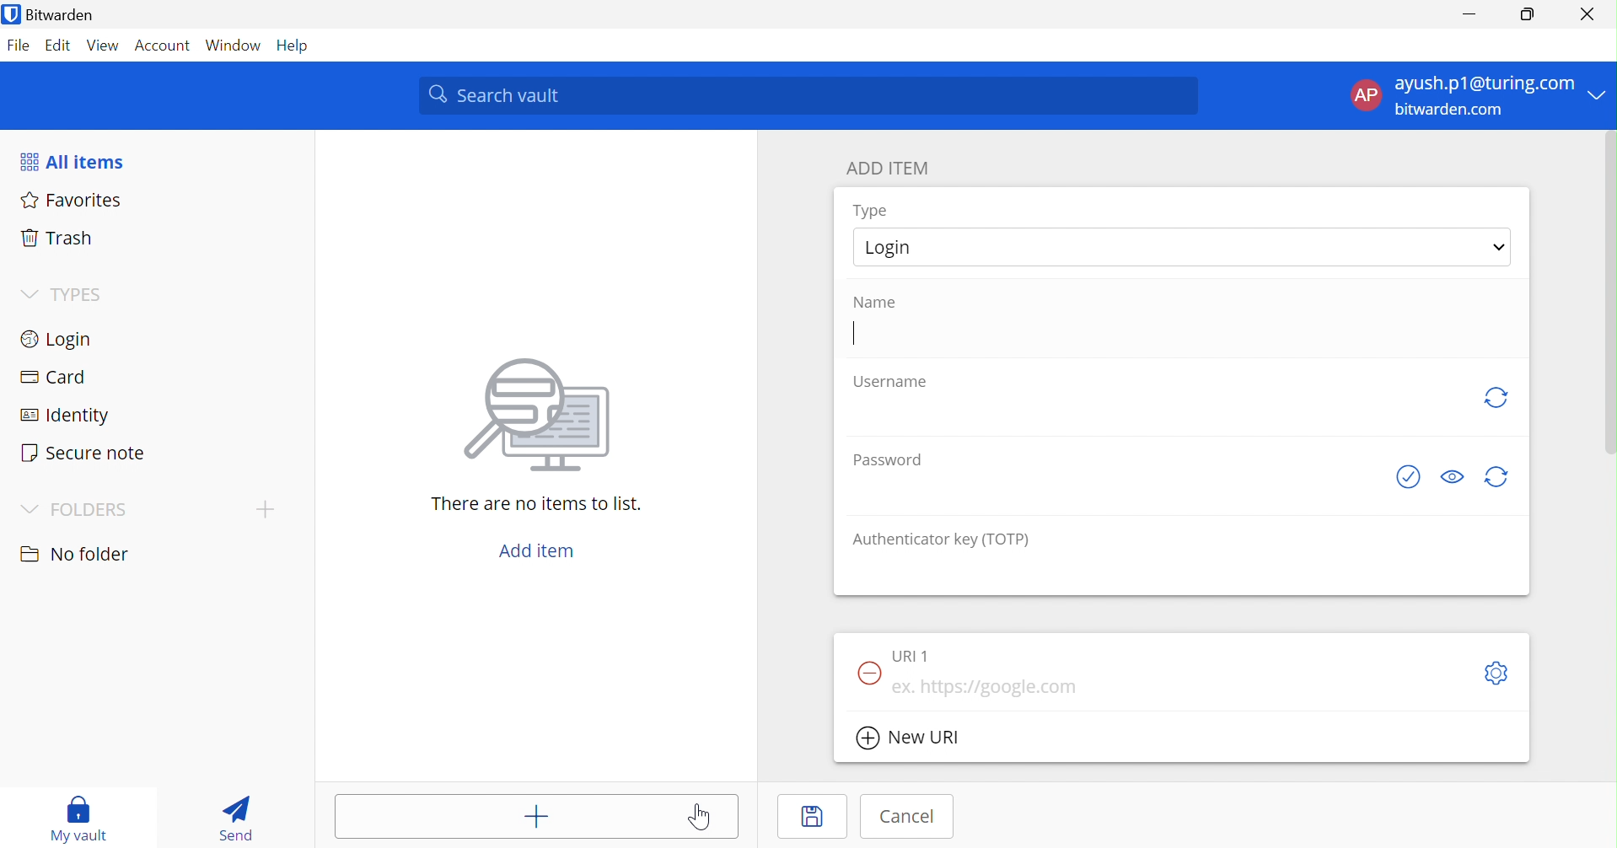 This screenshot has height=848, width=1617. What do you see at coordinates (51, 374) in the screenshot?
I see `Card` at bounding box center [51, 374].